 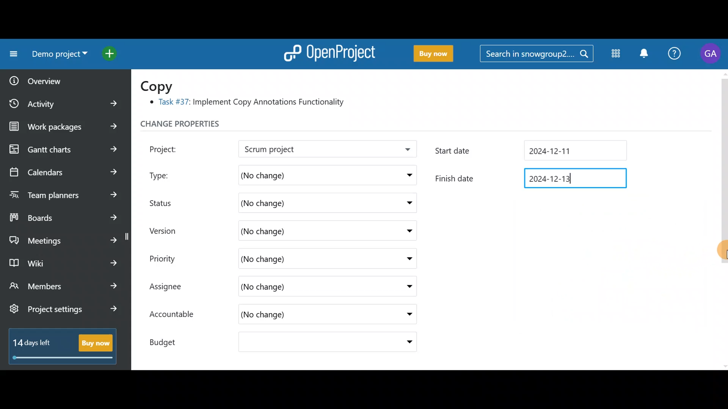 I want to click on Status, so click(x=167, y=202).